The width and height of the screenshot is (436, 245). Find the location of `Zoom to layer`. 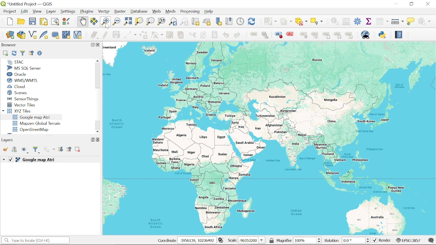

Zoom to layer is located at coordinates (151, 21).